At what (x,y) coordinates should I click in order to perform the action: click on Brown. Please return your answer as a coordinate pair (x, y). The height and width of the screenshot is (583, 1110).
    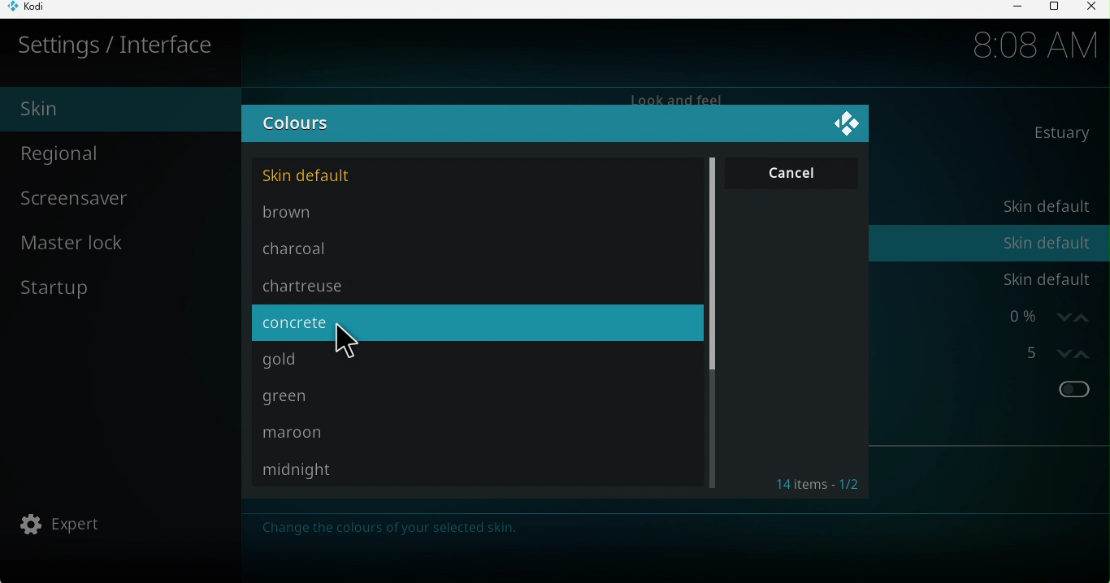
    Looking at the image, I should click on (472, 211).